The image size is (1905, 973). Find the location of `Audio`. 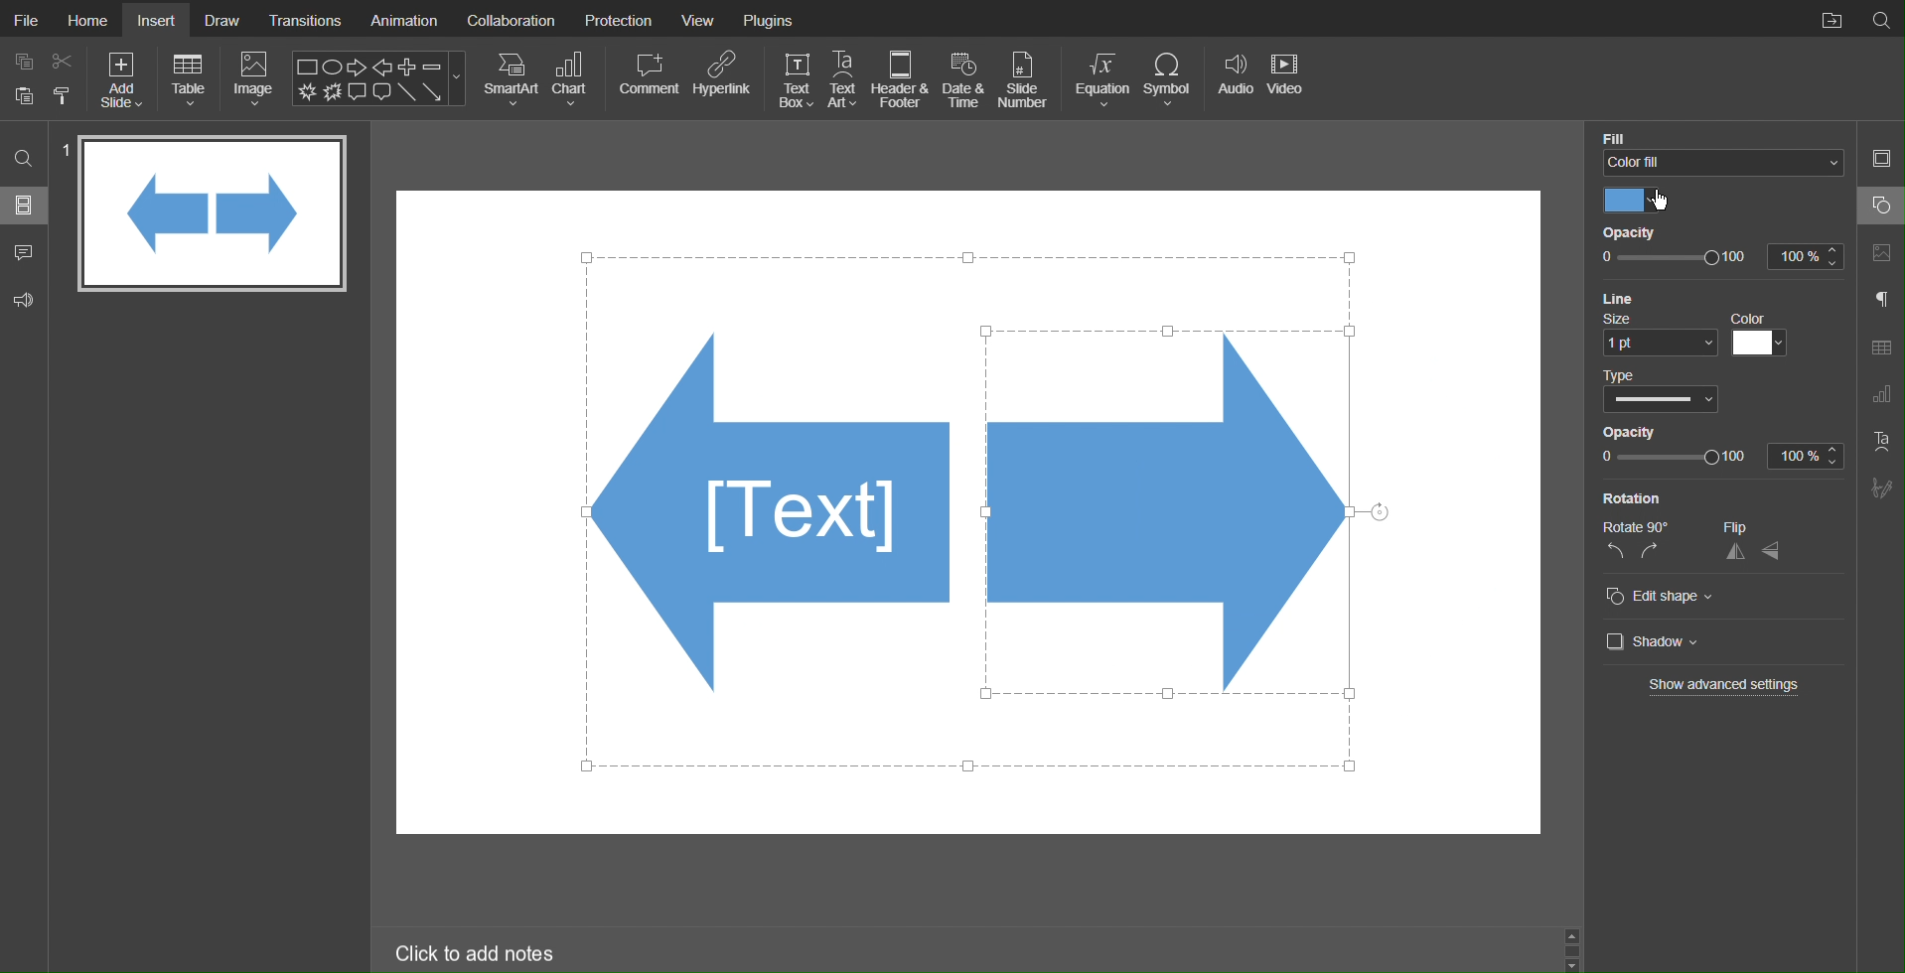

Audio is located at coordinates (1233, 78).